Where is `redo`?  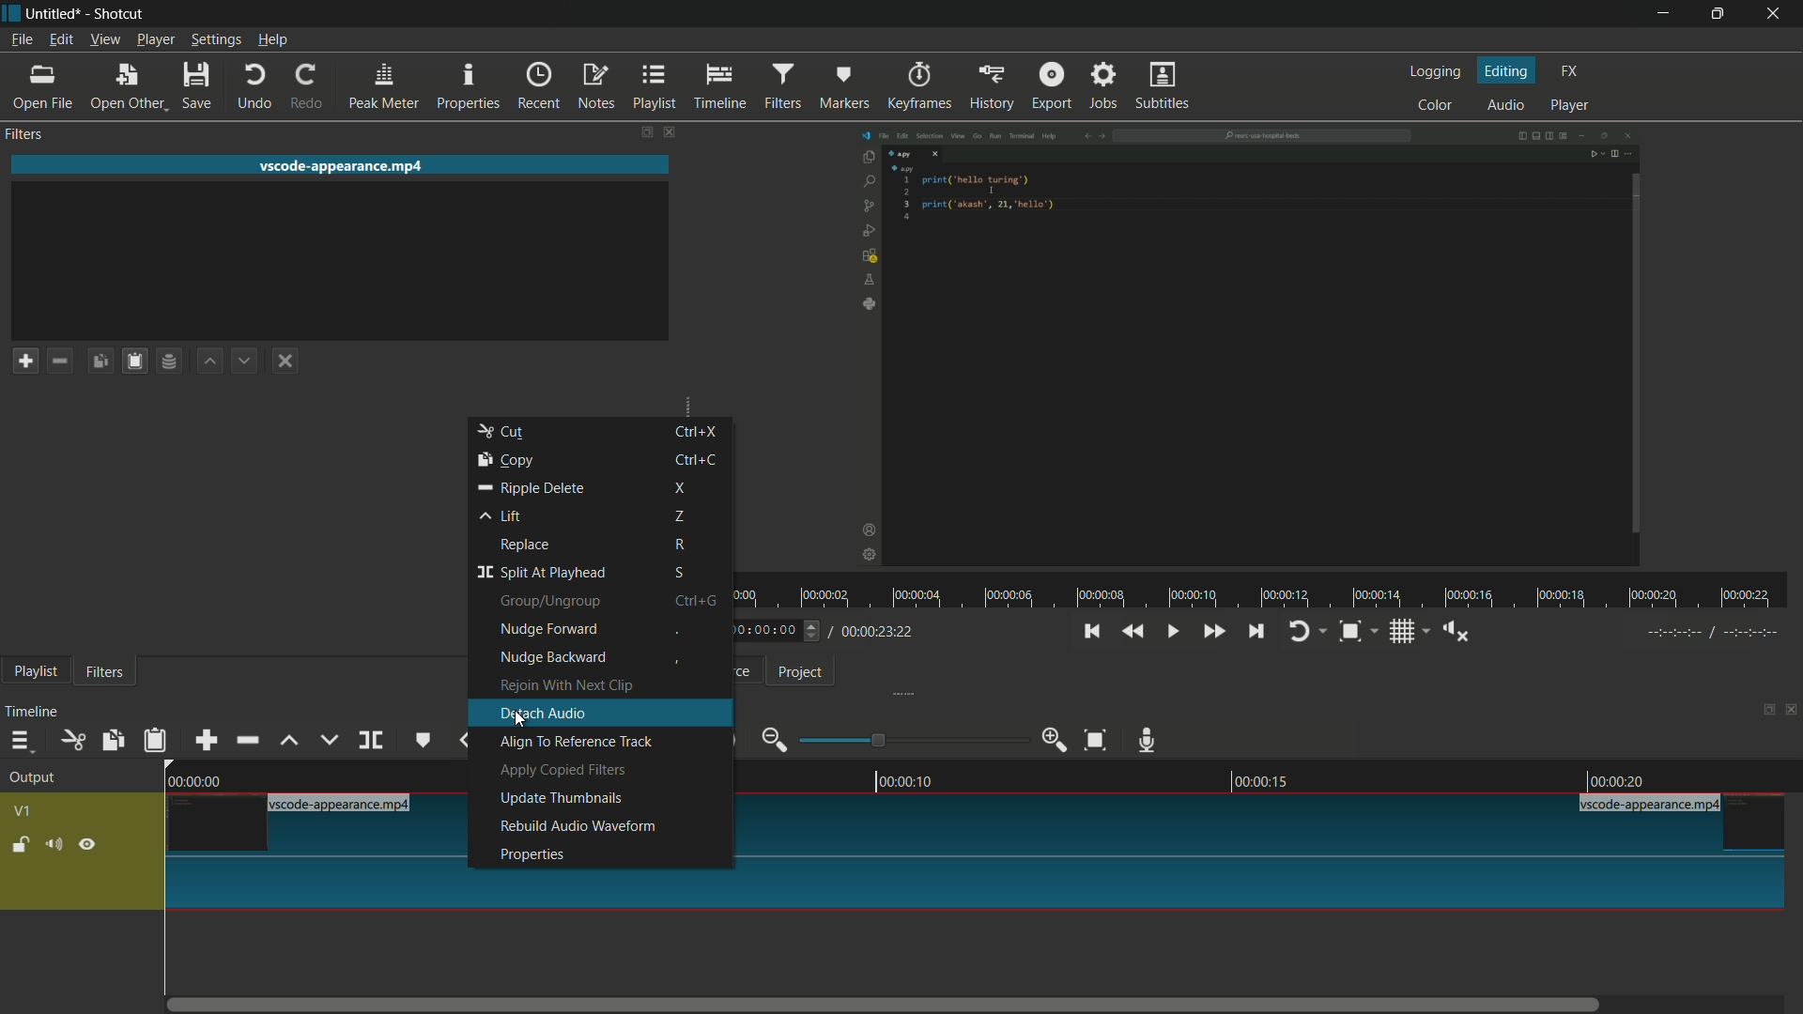
redo is located at coordinates (306, 86).